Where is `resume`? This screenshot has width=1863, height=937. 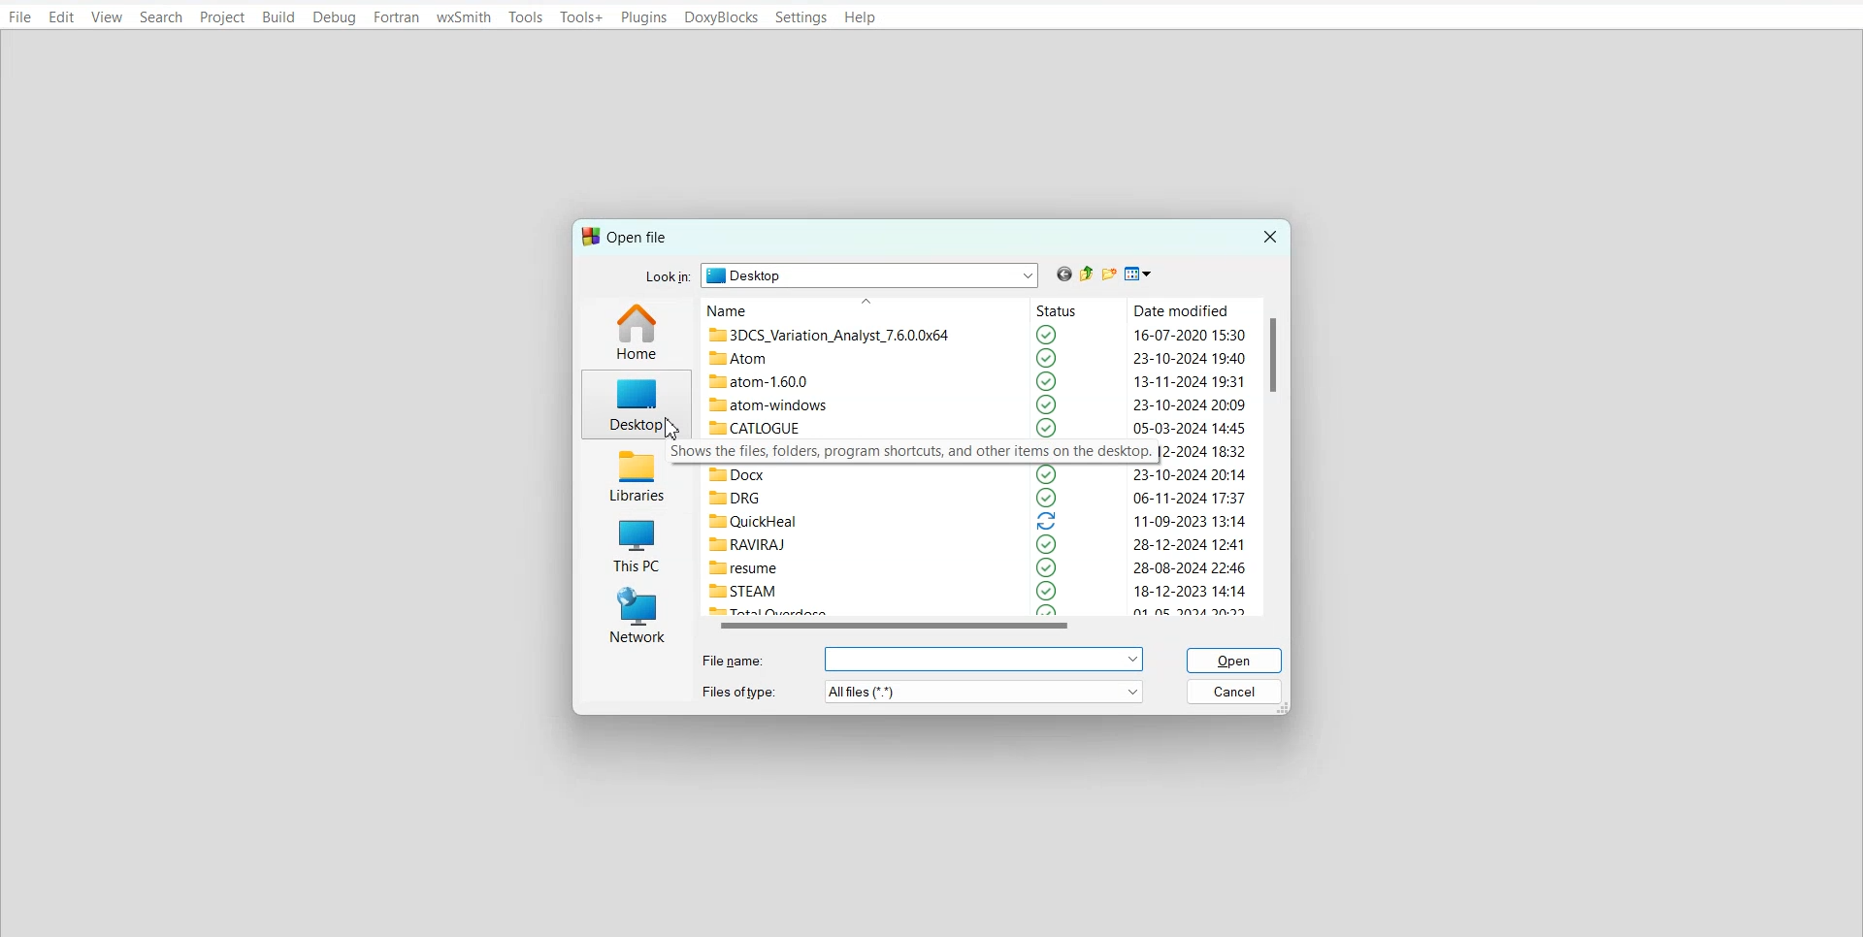 resume is located at coordinates (747, 567).